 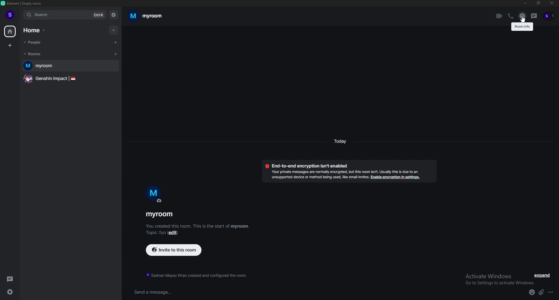 What do you see at coordinates (154, 195) in the screenshot?
I see `m` at bounding box center [154, 195].